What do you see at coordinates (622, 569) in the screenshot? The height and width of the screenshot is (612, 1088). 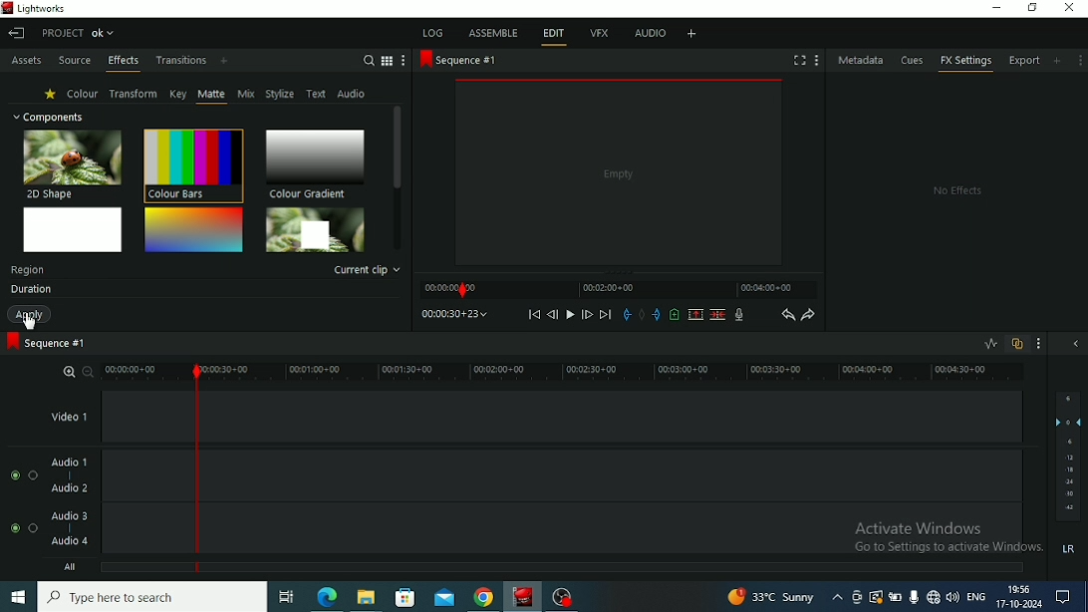 I see `All` at bounding box center [622, 569].